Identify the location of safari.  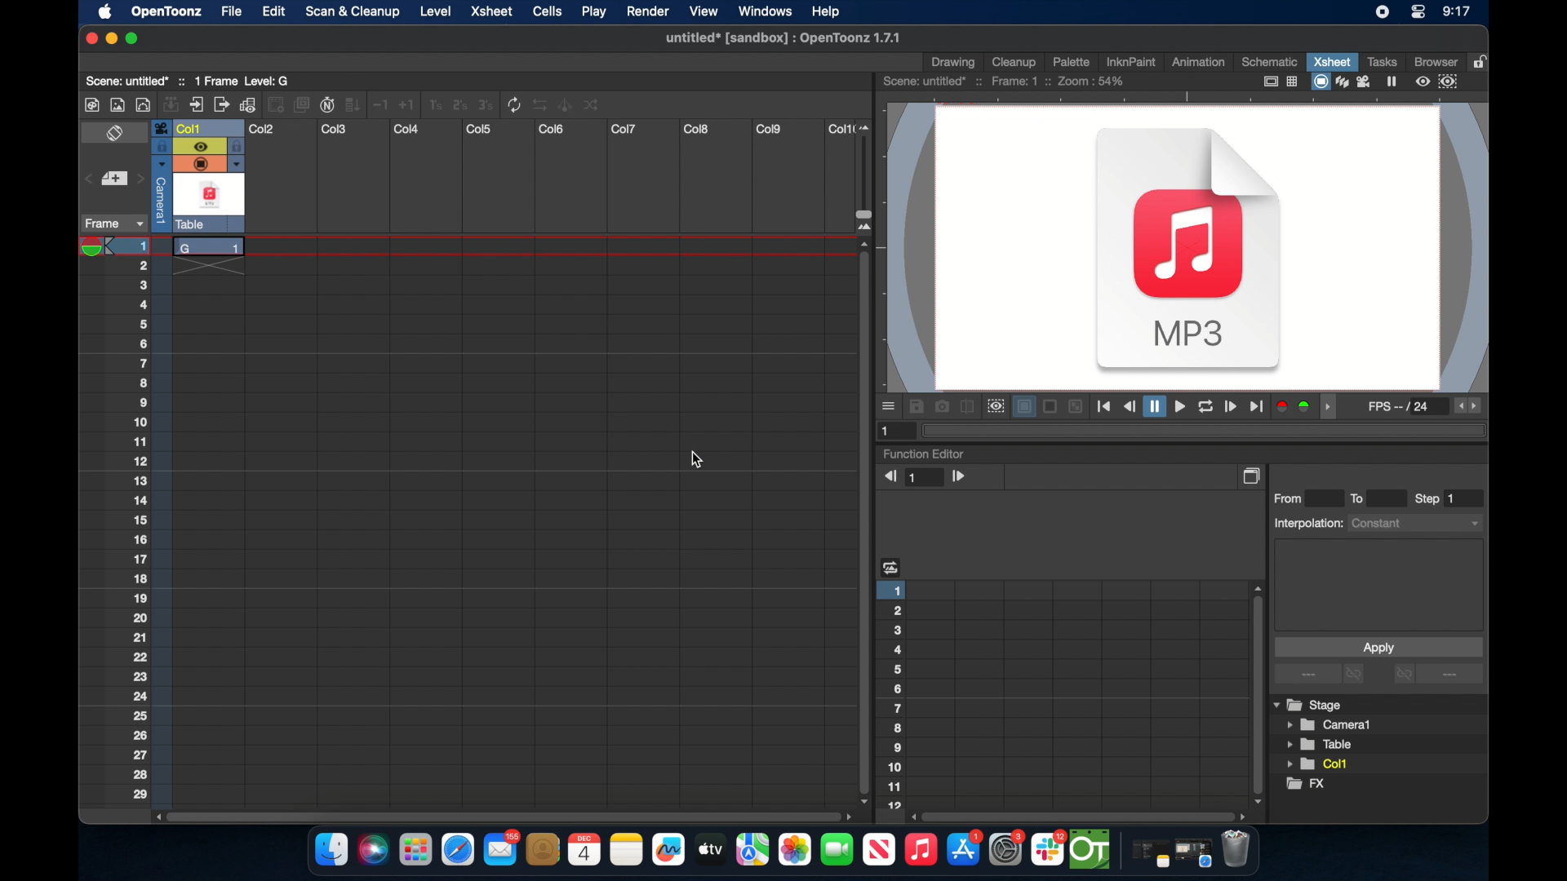
(459, 850).